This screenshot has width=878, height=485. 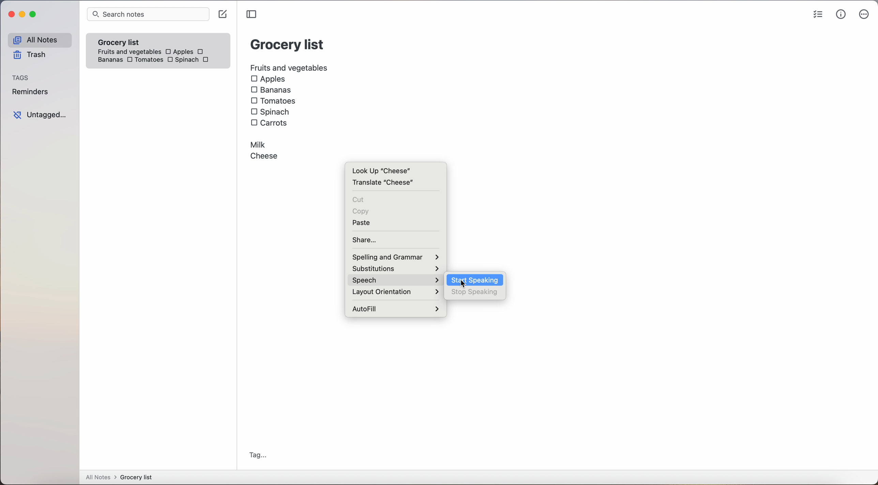 I want to click on cut, so click(x=358, y=200).